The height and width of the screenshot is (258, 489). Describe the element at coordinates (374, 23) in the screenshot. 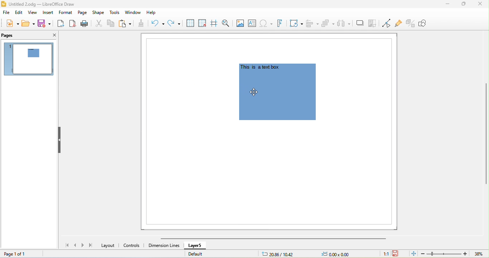

I see `crop image` at that location.